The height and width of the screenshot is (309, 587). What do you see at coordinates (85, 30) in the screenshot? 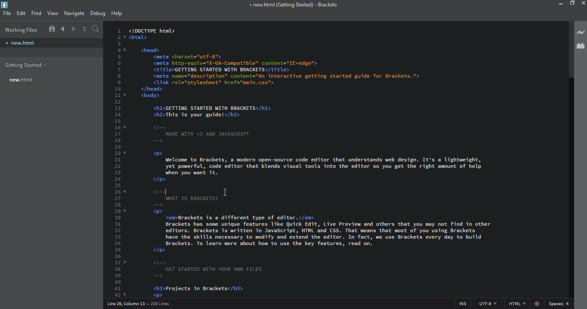
I see `split editor` at bounding box center [85, 30].